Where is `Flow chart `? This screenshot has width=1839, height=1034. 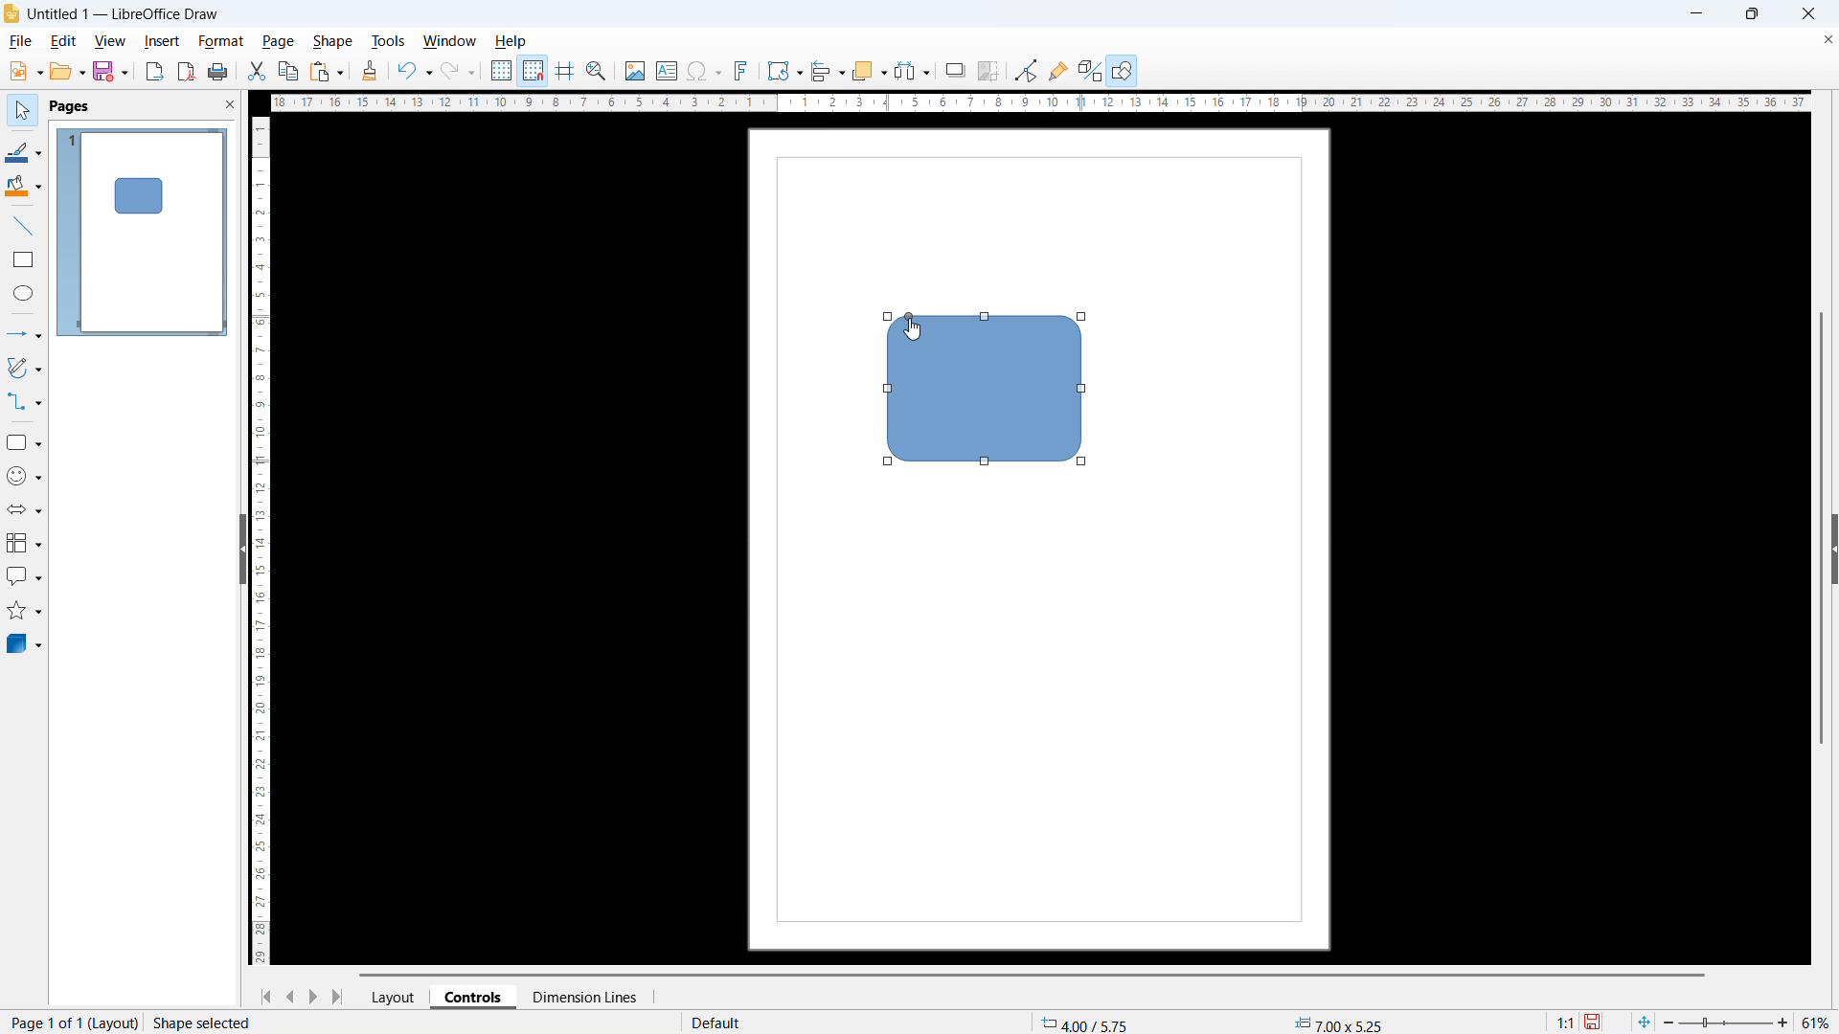
Flow chart  is located at coordinates (23, 544).